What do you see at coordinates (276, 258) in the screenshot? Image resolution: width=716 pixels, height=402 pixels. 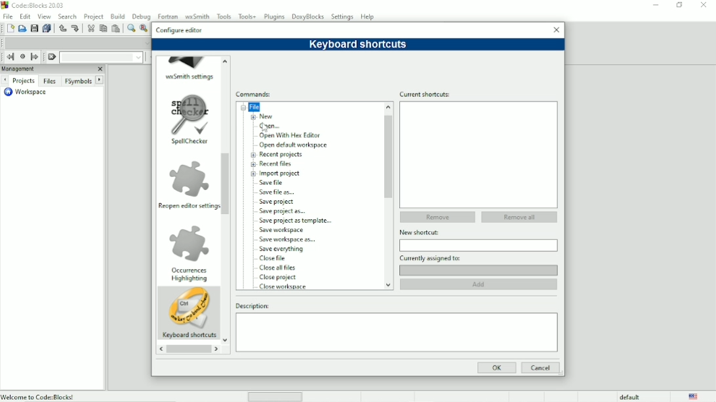 I see `Close file` at bounding box center [276, 258].